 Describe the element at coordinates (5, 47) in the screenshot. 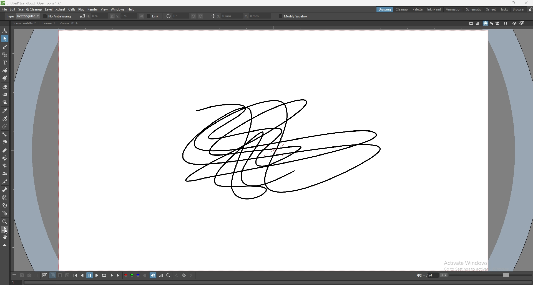

I see `brush tool` at that location.